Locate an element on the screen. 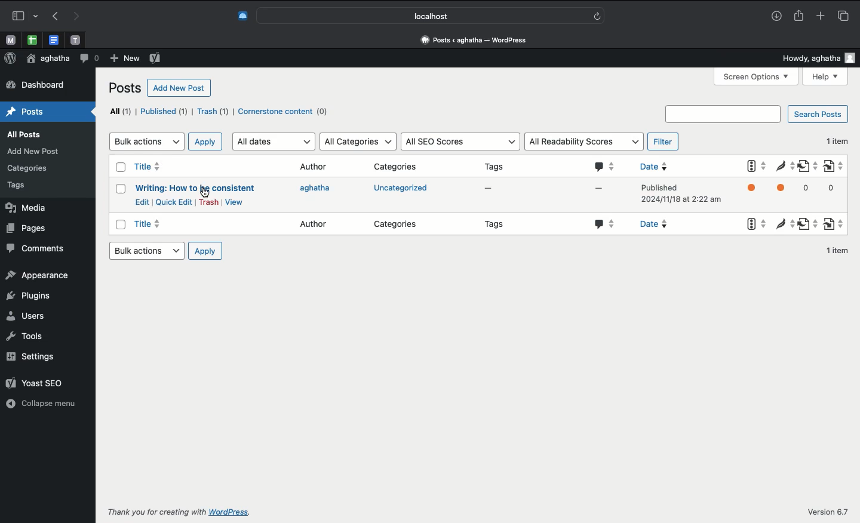  Comments is located at coordinates (603, 221).